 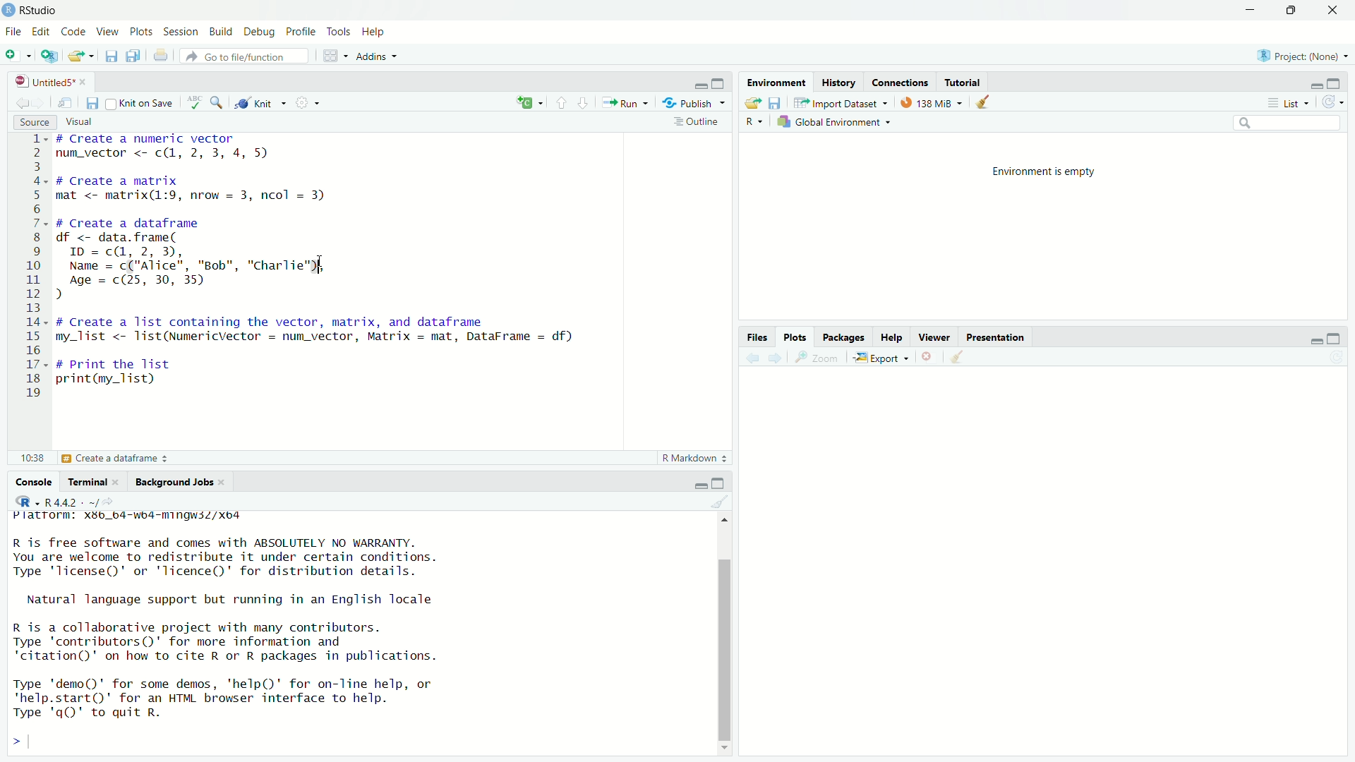 I want to click on scroll bar, so click(x=725, y=631).